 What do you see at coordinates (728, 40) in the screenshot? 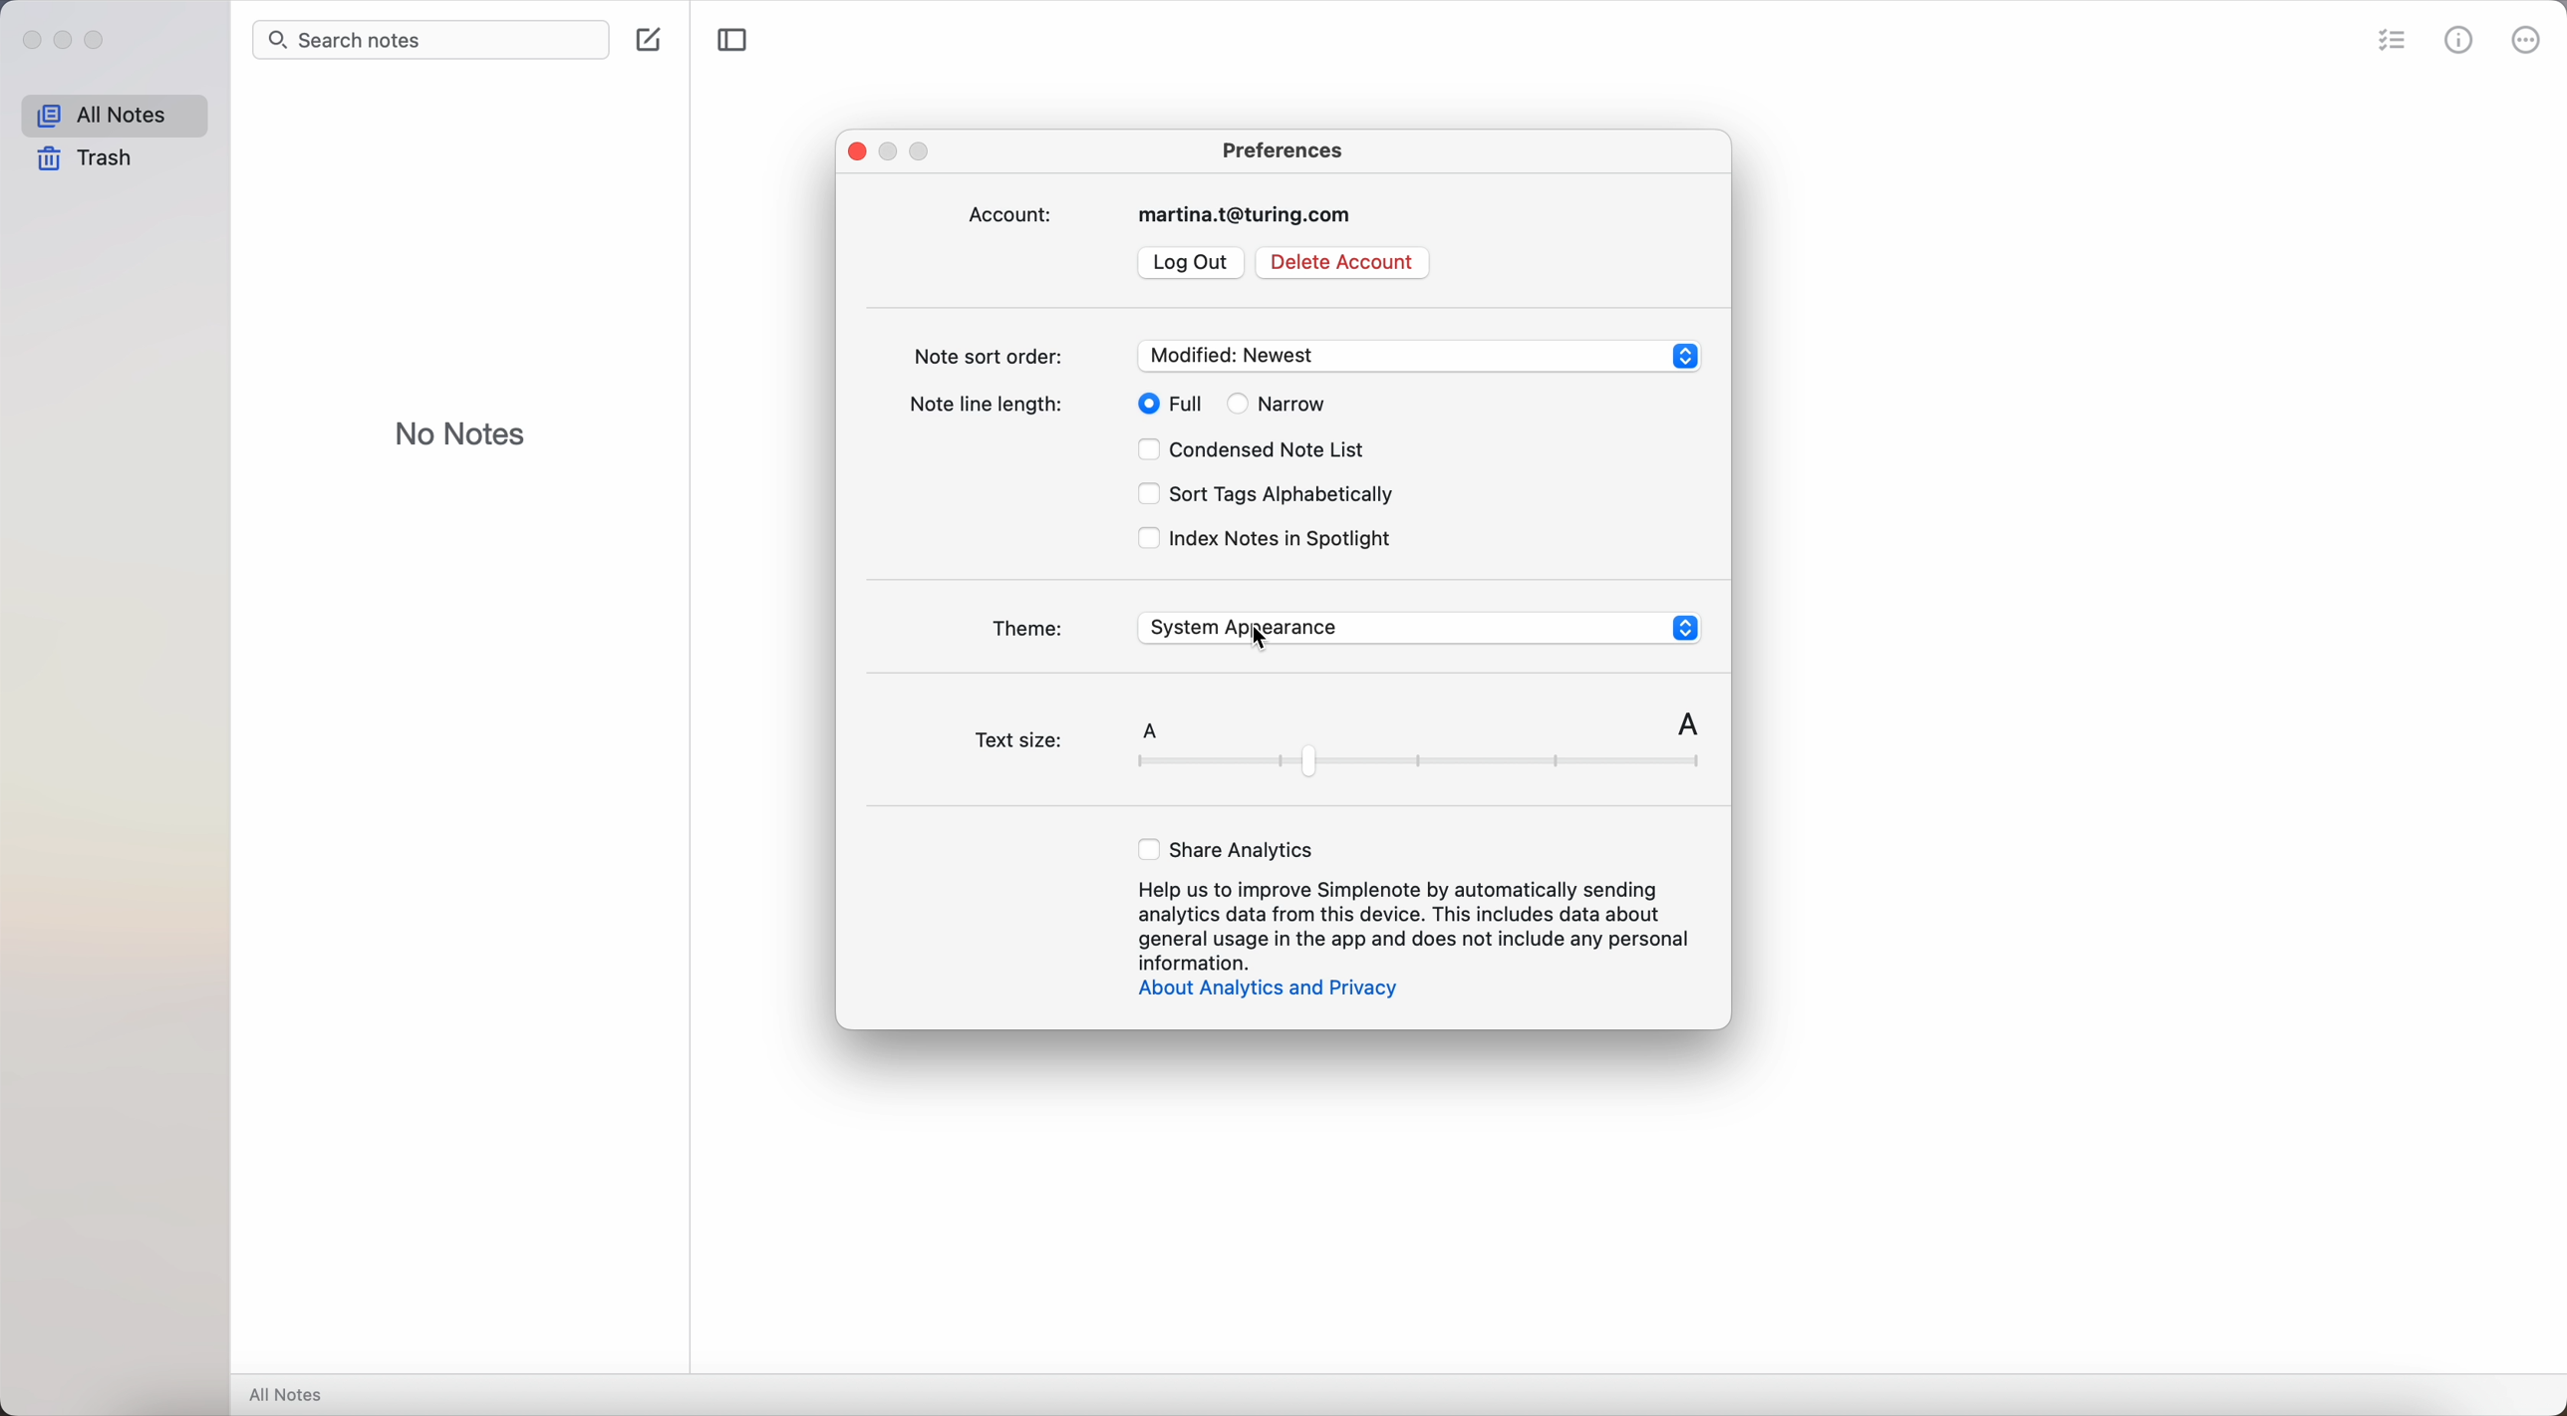
I see `toggle sidebar` at bounding box center [728, 40].